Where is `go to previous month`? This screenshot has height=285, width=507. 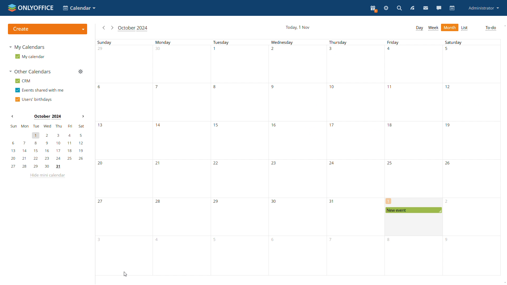
go to previous month is located at coordinates (104, 29).